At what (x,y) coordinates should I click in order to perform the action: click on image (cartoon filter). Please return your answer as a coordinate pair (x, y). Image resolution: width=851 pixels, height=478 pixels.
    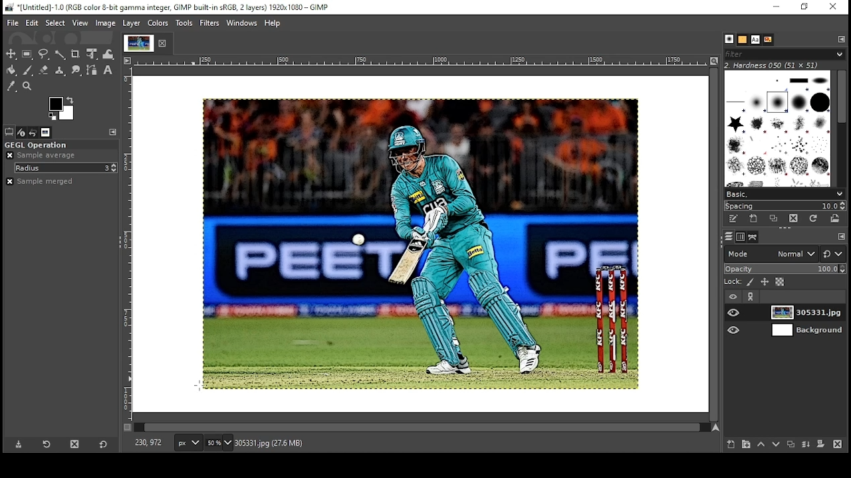
    Looking at the image, I should click on (420, 245).